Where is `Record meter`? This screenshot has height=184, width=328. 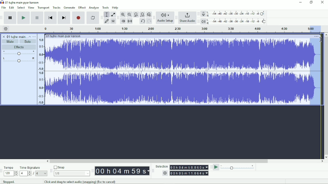
Record meter is located at coordinates (233, 14).